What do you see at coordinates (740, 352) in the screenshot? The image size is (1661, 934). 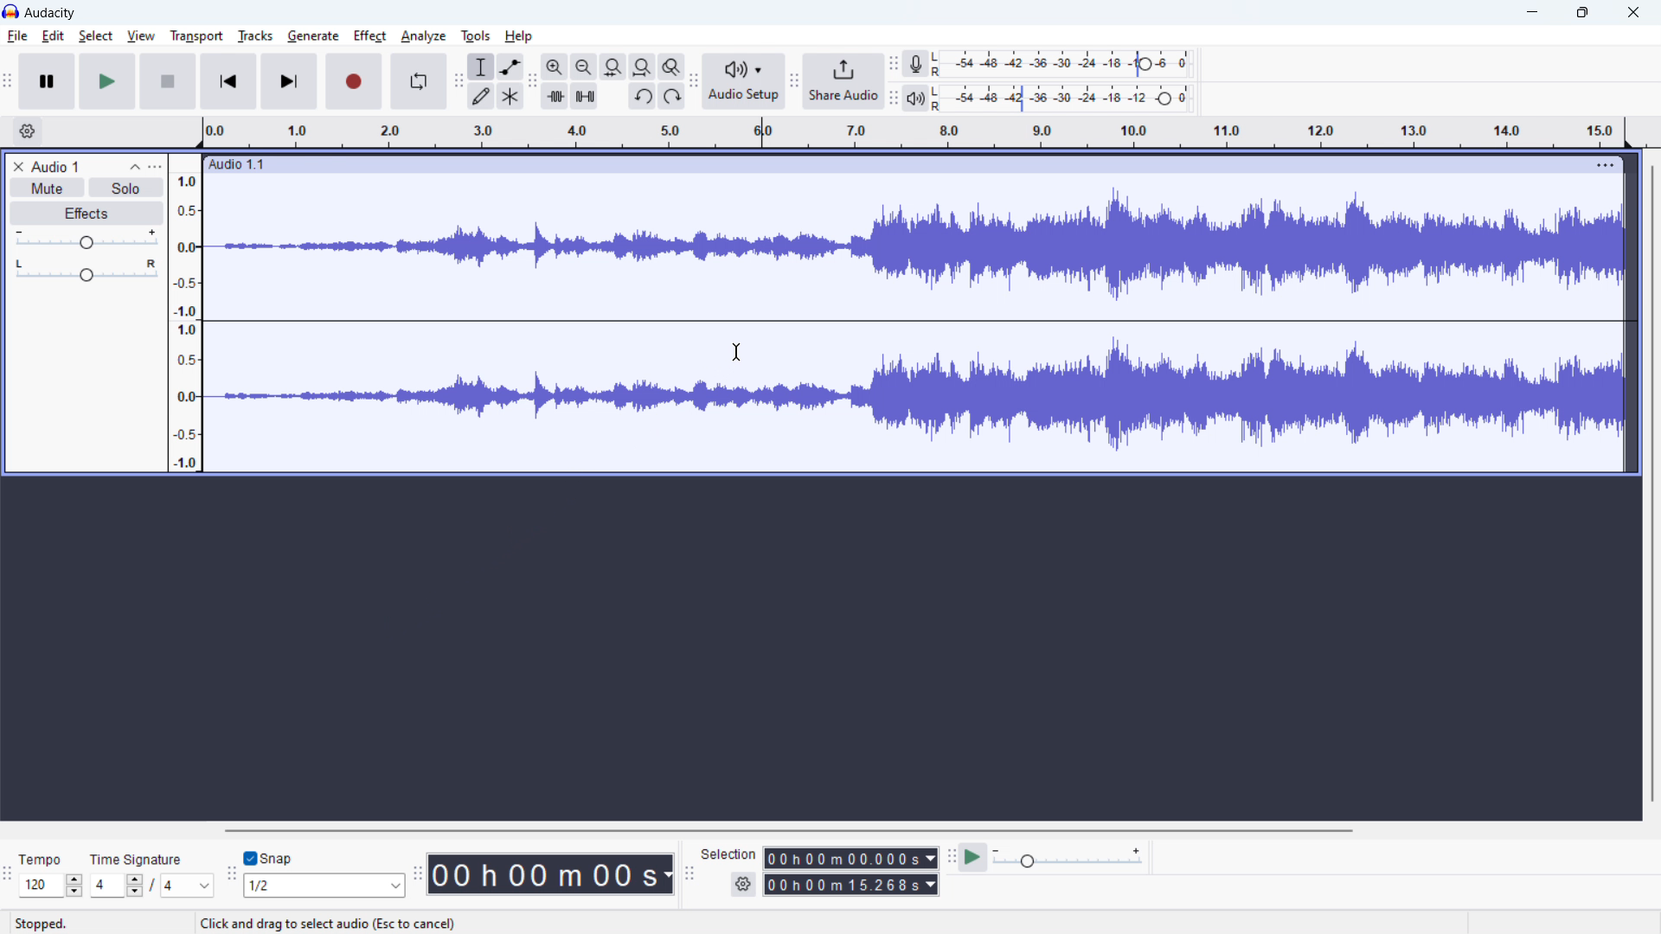 I see `cursor` at bounding box center [740, 352].